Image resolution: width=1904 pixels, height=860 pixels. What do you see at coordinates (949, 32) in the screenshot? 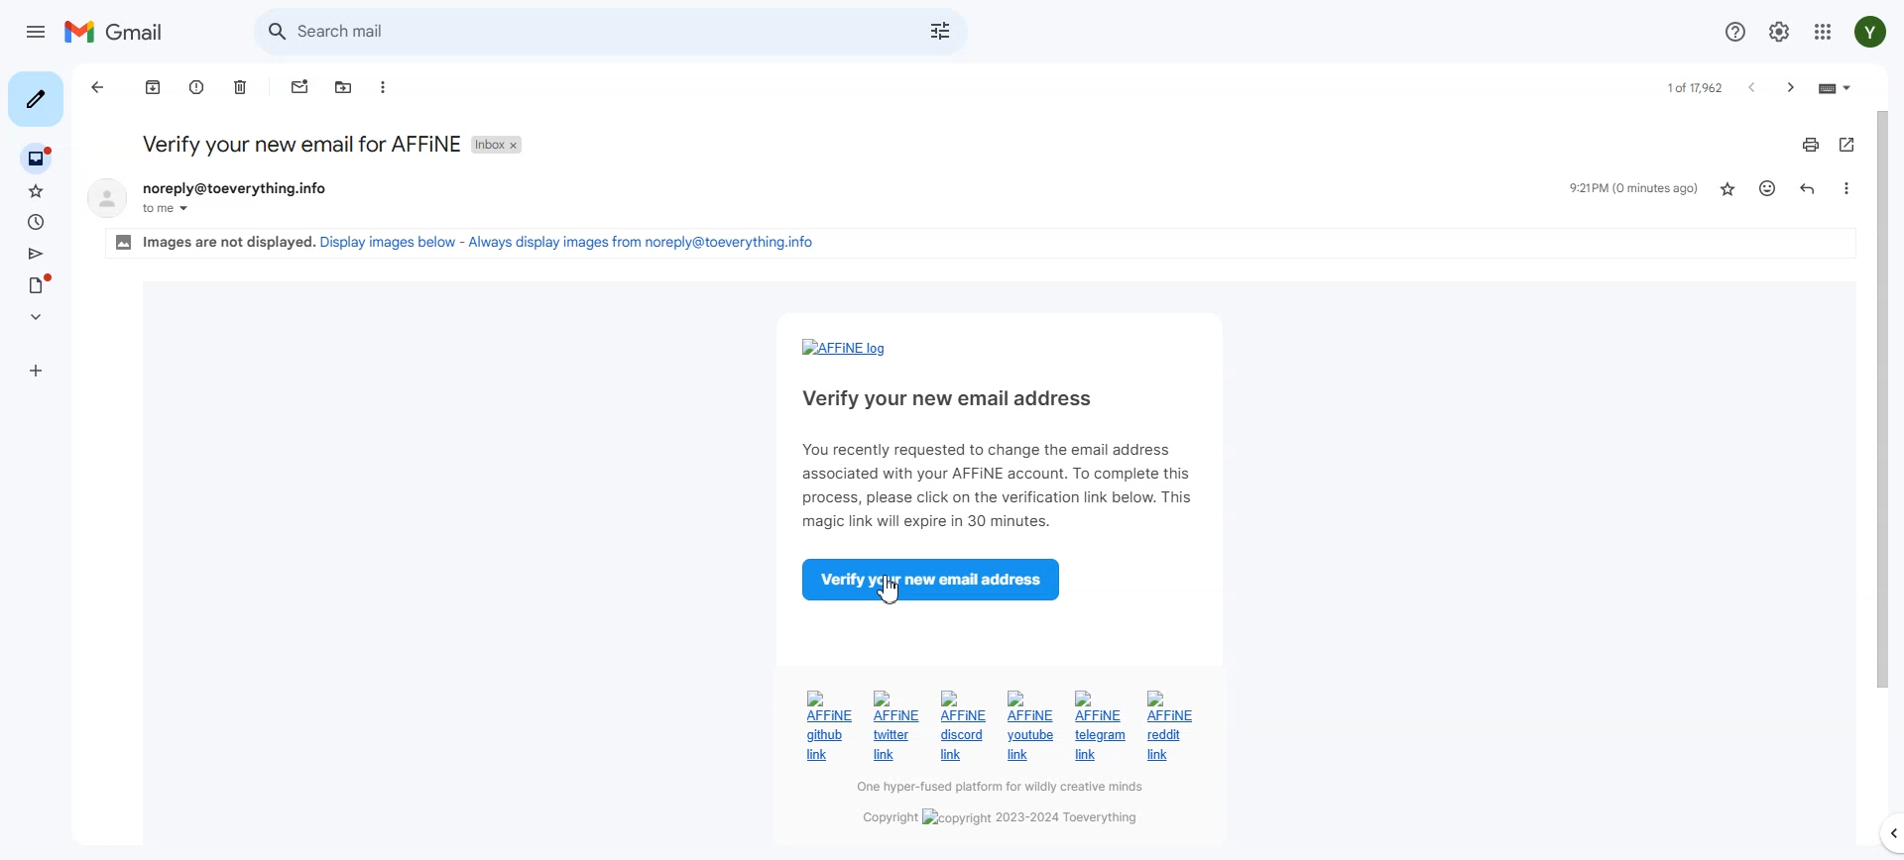
I see `Show search options` at bounding box center [949, 32].